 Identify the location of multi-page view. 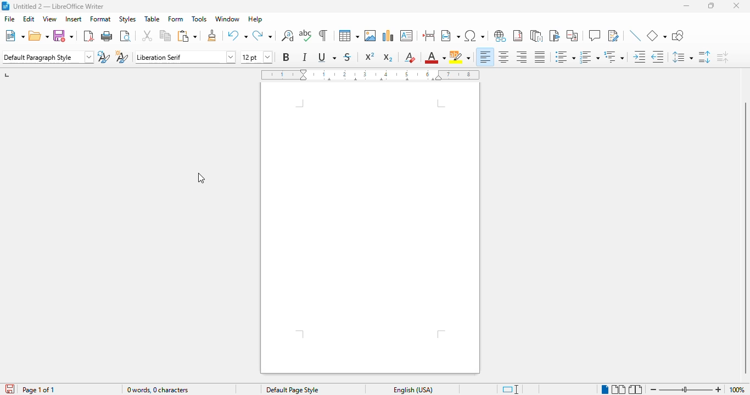
(618, 390).